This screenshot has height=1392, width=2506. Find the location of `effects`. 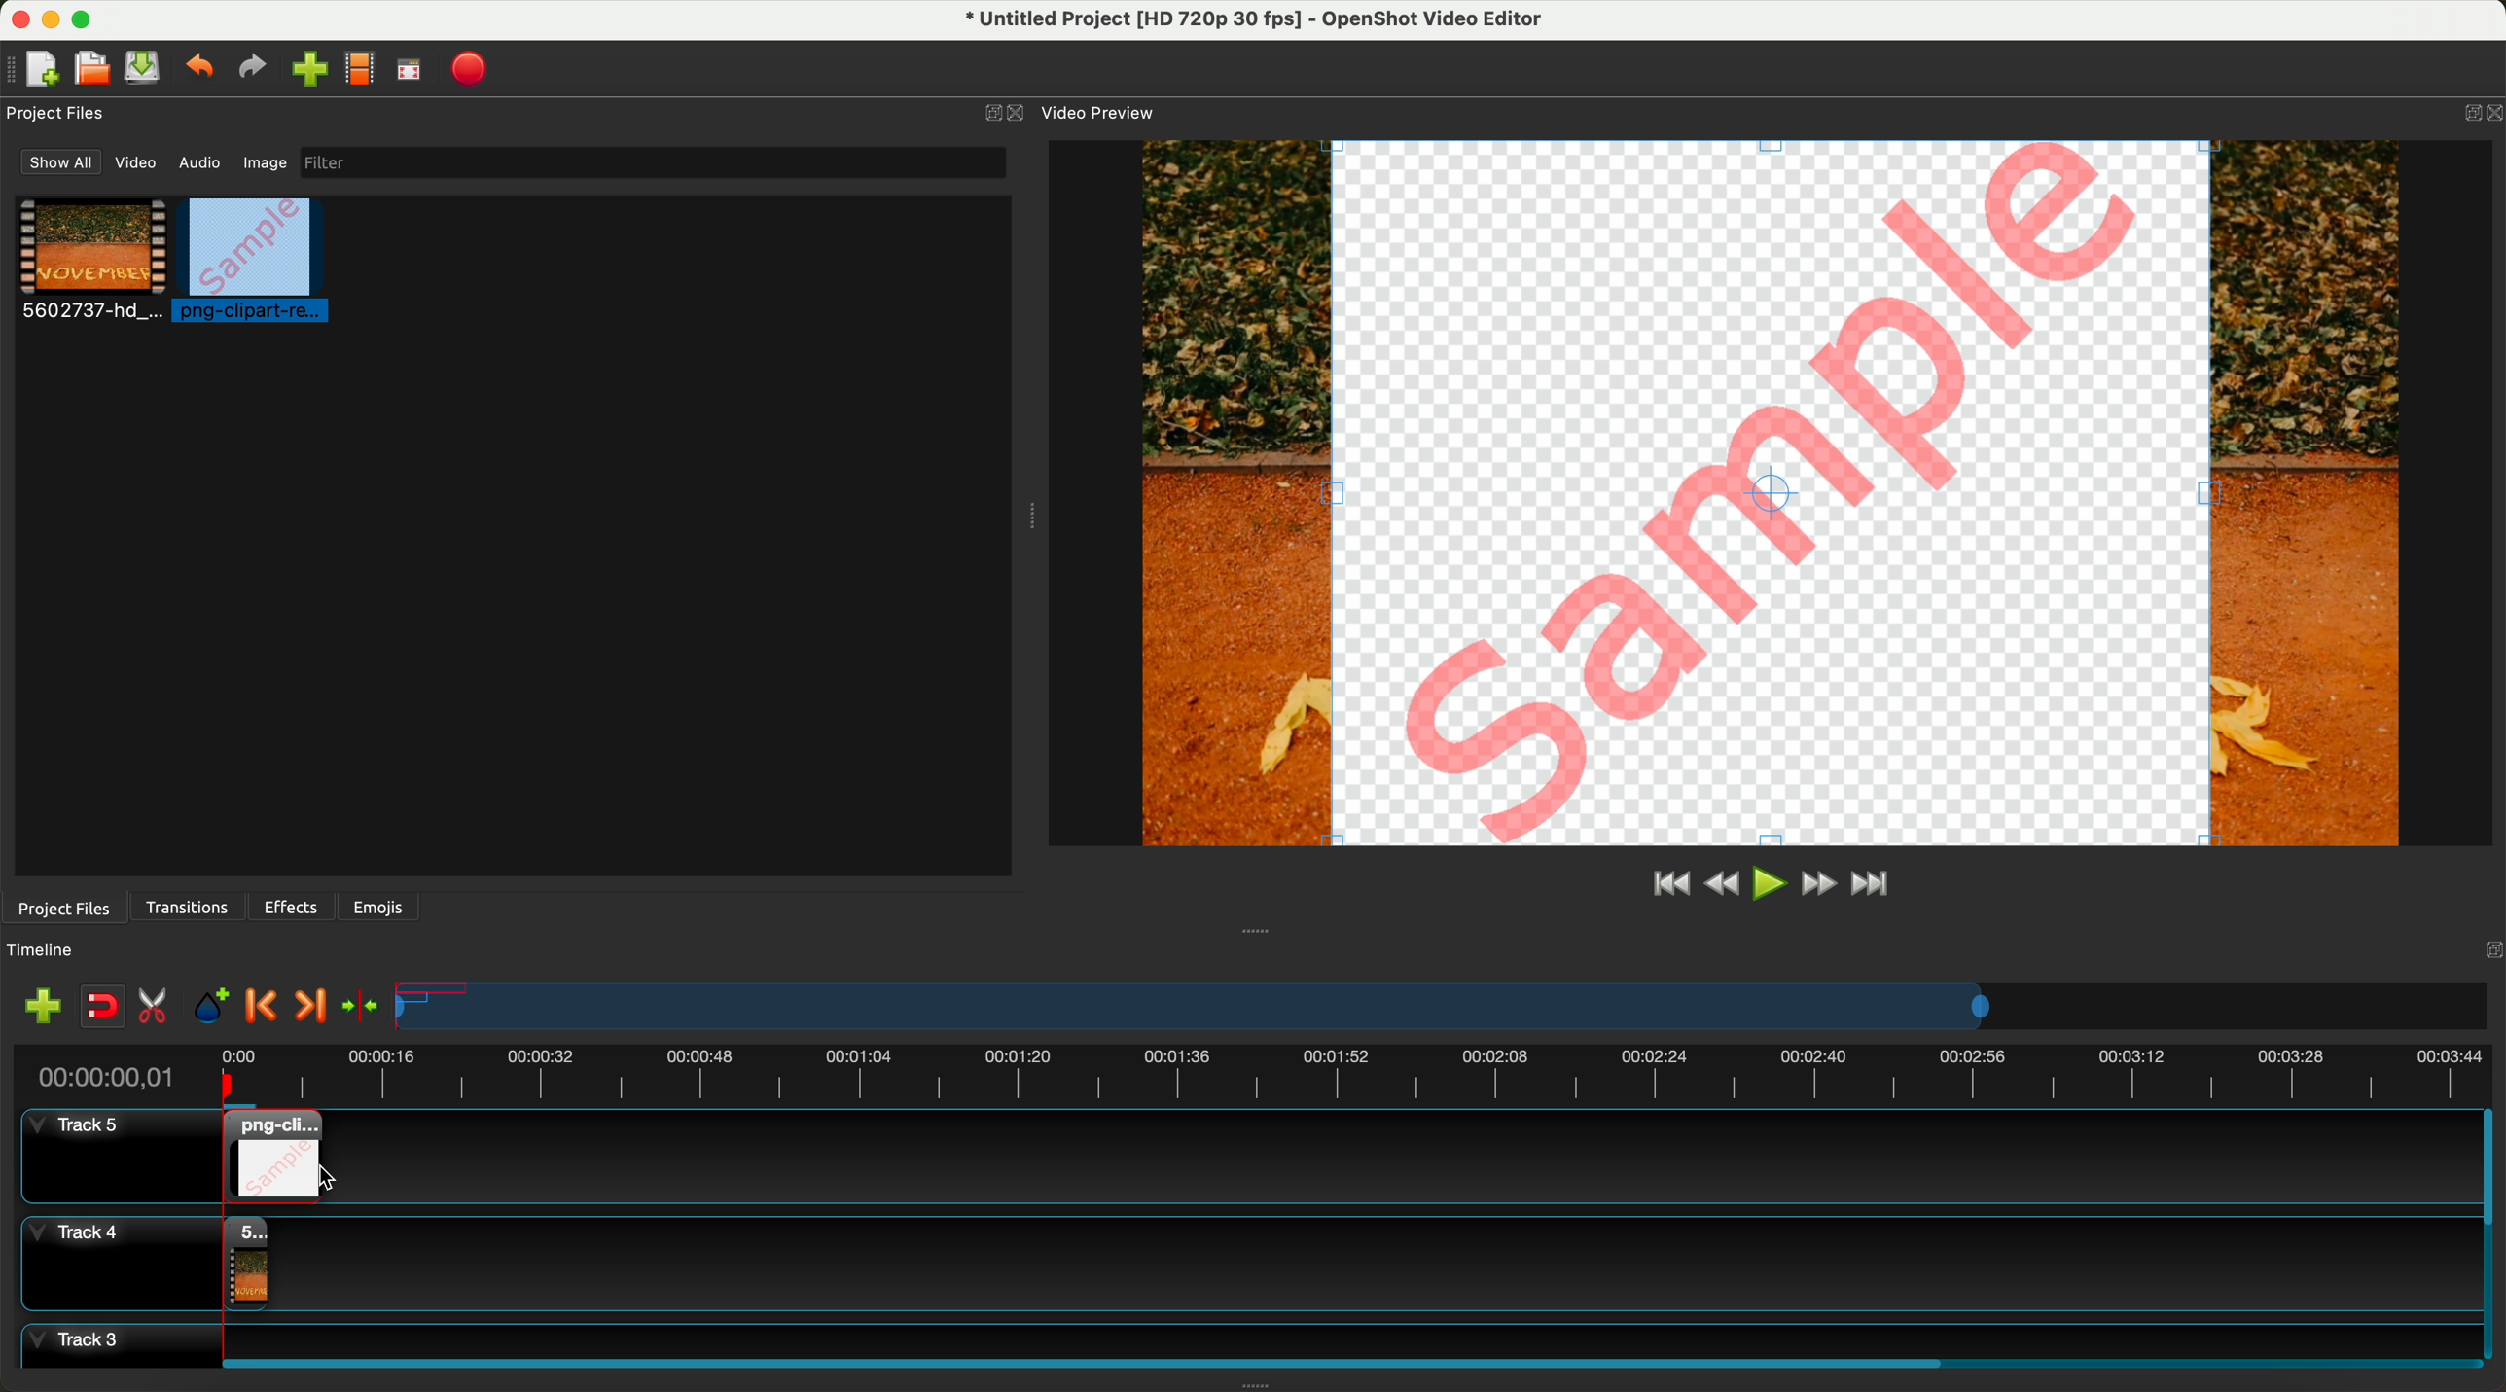

effects is located at coordinates (293, 907).